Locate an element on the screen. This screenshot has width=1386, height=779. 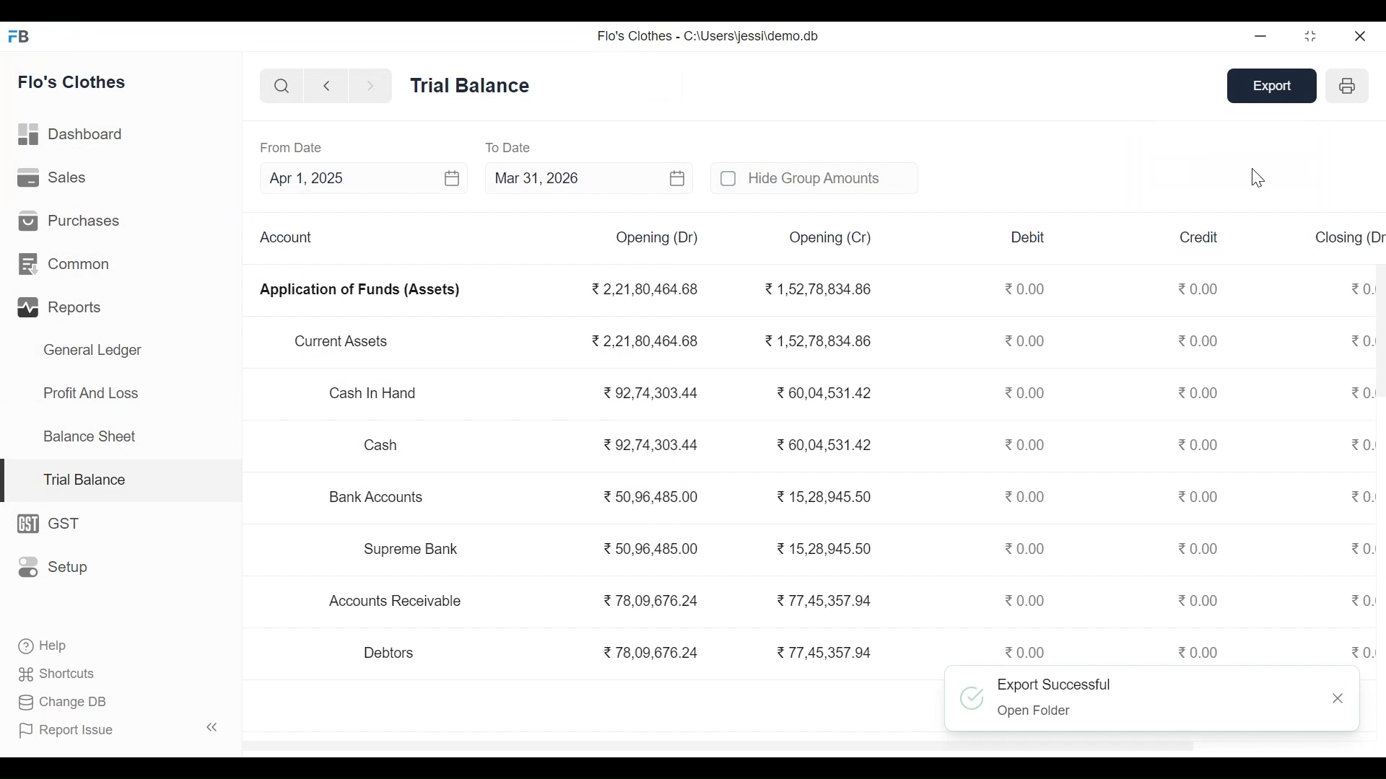
GST is located at coordinates (55, 524).